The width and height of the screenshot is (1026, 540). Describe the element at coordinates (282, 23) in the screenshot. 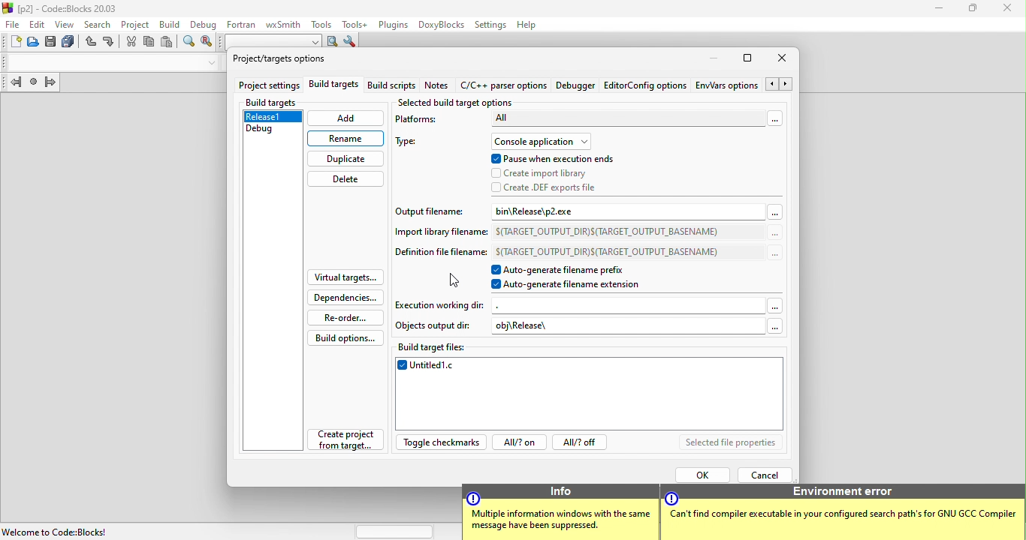

I see `wxsmith` at that location.